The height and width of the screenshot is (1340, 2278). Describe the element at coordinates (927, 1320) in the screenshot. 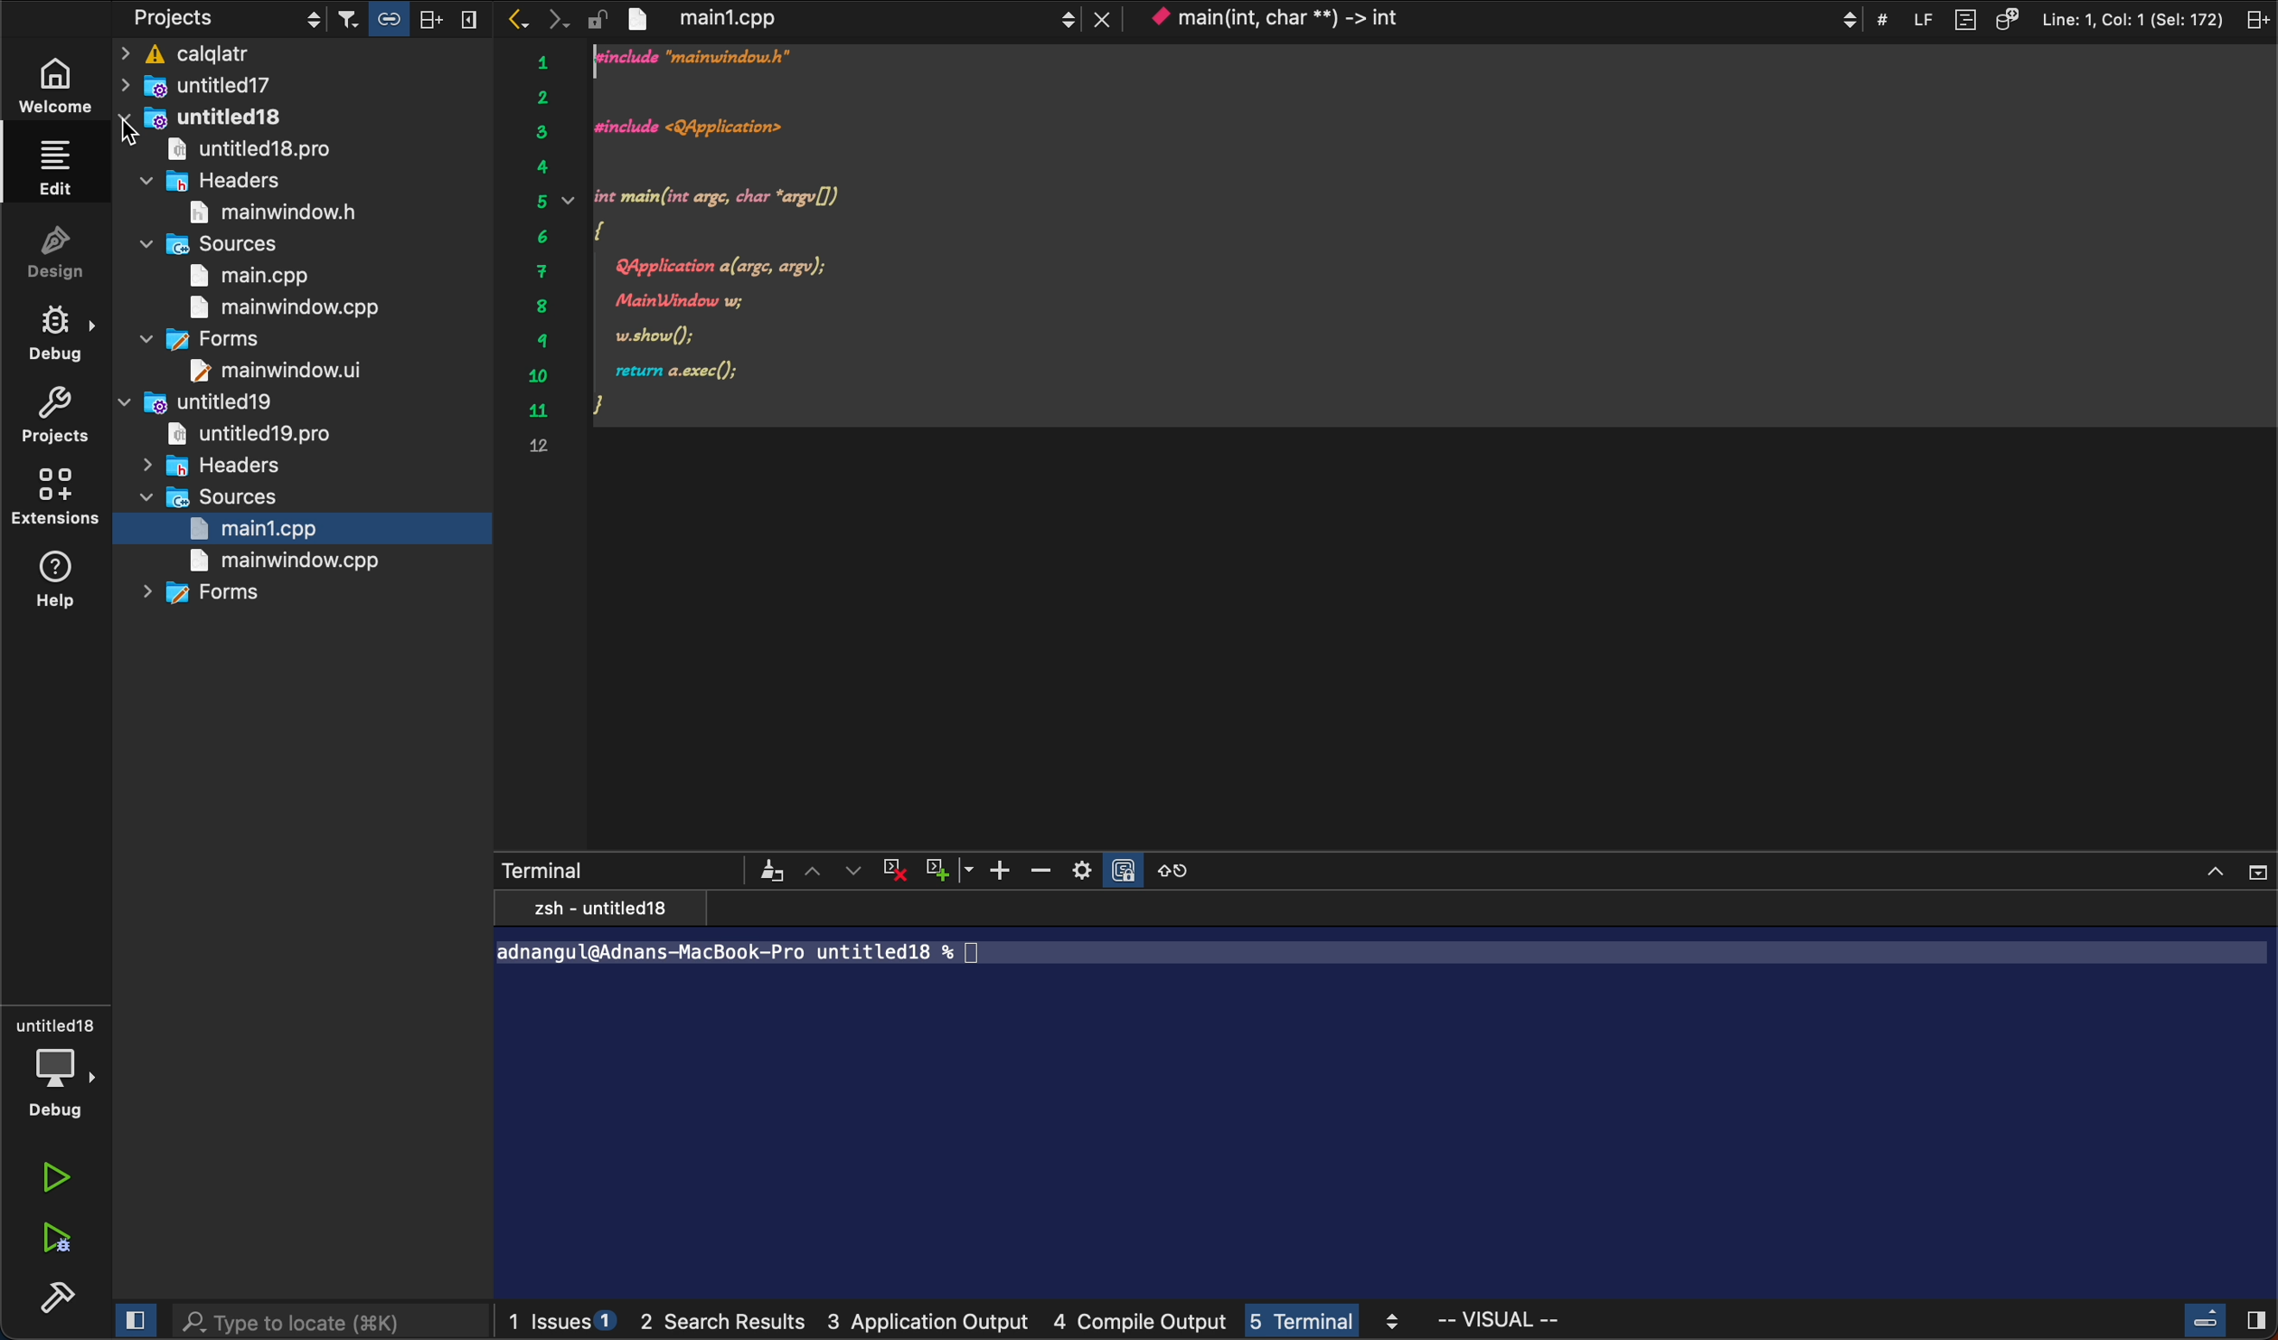

I see `3 application output` at that location.